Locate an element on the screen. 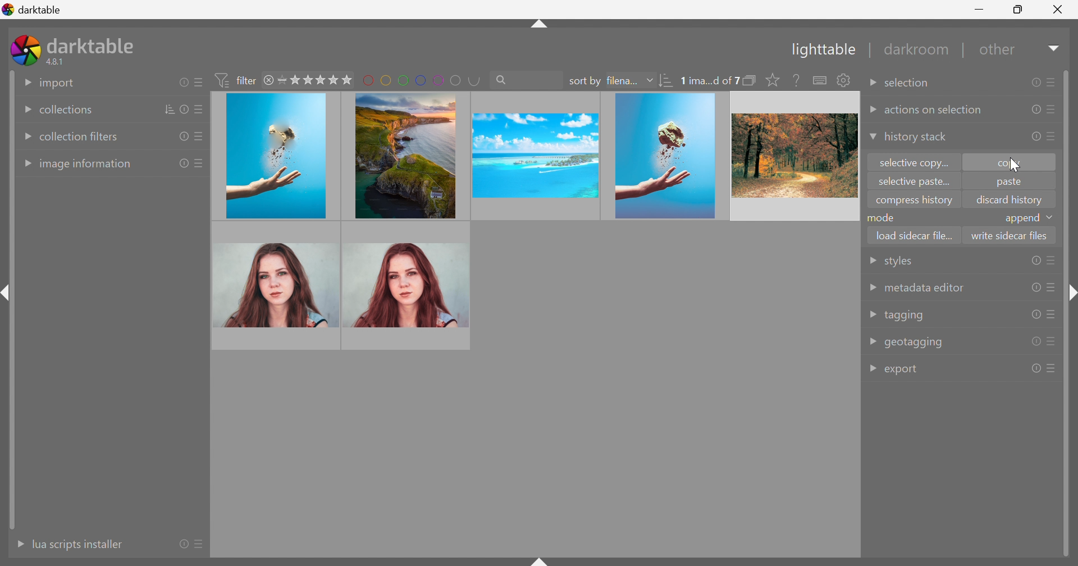 The image size is (1078, 566). presets is located at coordinates (1054, 135).